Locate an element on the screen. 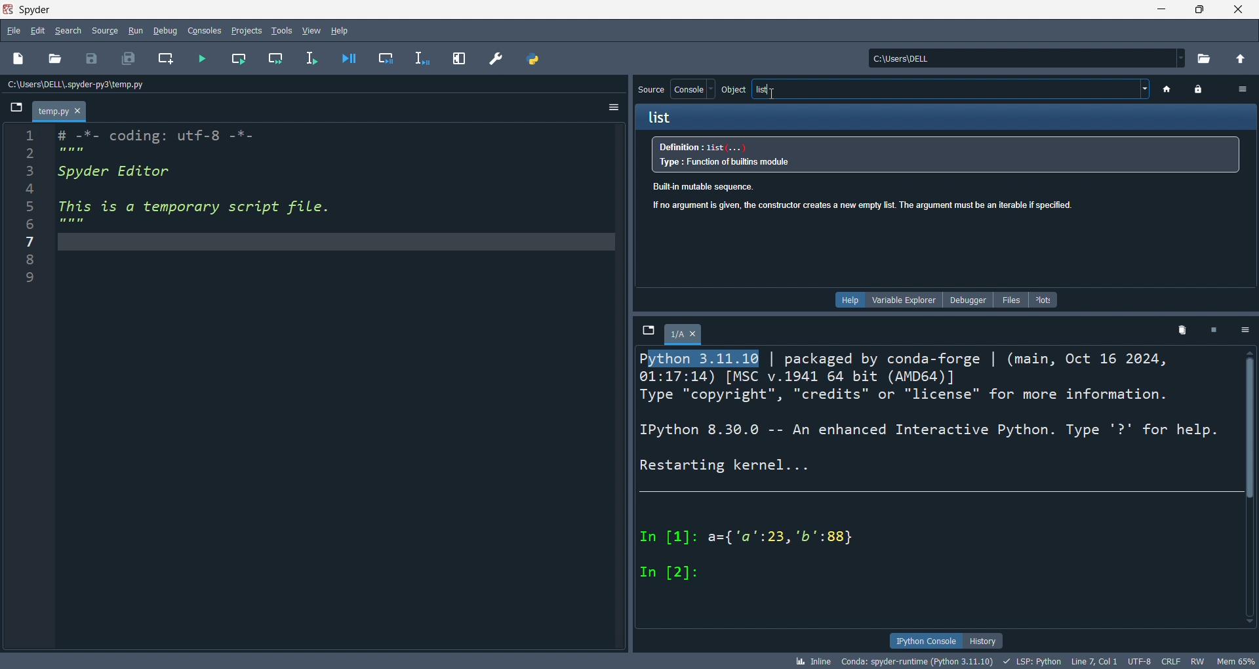 This screenshot has width=1259, height=669. close kernel is located at coordinates (1207, 330).